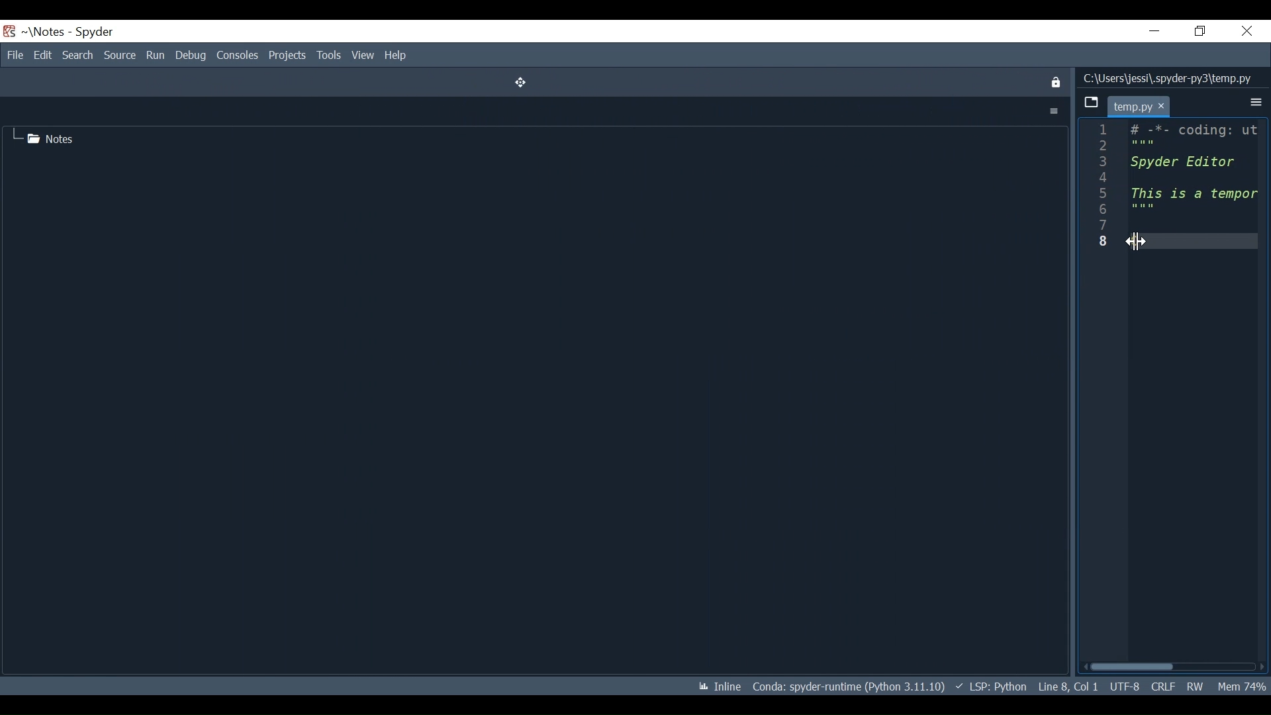 This screenshot has width=1271, height=715. What do you see at coordinates (1245, 31) in the screenshot?
I see `Close` at bounding box center [1245, 31].